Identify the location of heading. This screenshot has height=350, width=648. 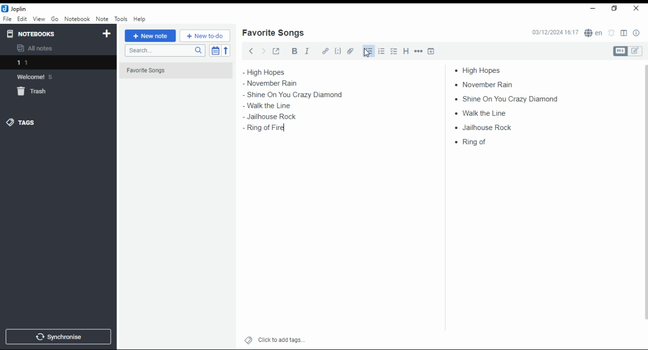
(407, 50).